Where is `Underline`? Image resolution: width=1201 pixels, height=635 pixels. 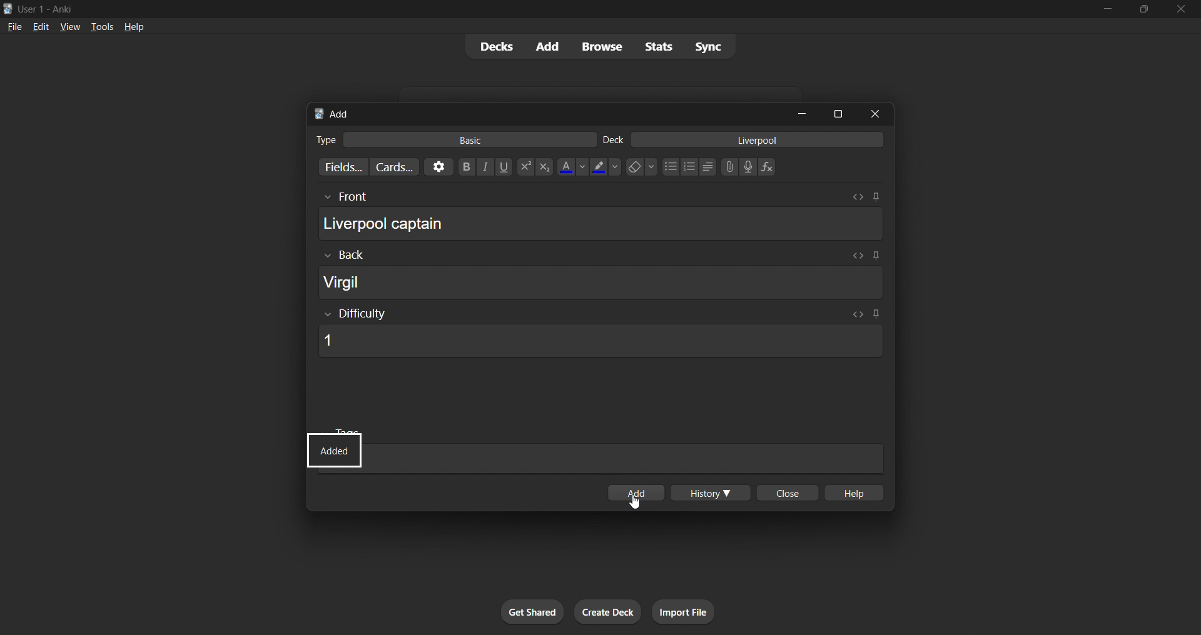
Underline is located at coordinates (504, 167).